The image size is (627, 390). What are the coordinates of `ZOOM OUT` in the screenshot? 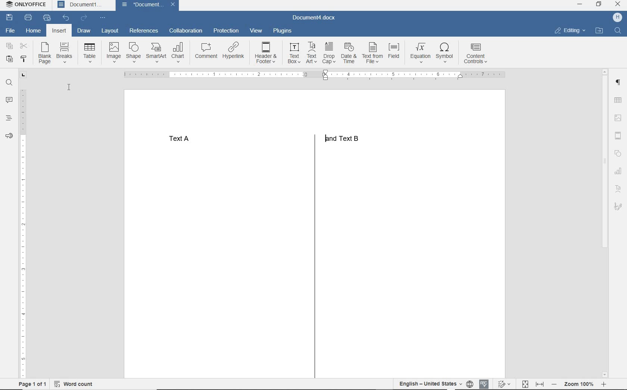 It's located at (579, 384).